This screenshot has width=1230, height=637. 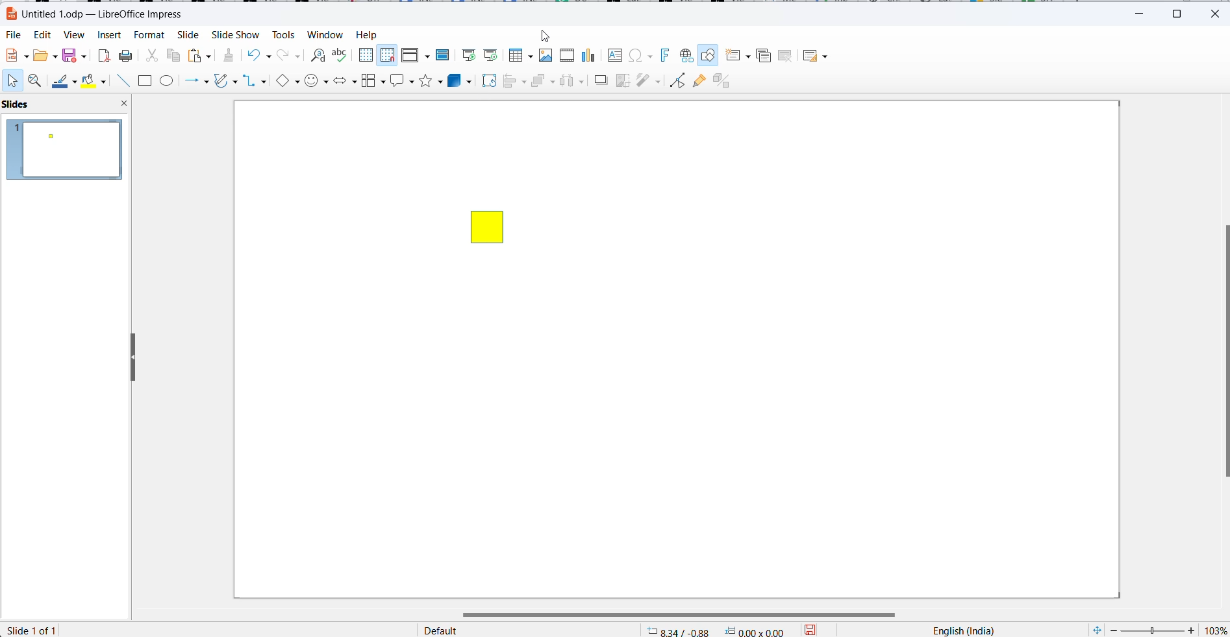 What do you see at coordinates (29, 104) in the screenshot?
I see `slide pane` at bounding box center [29, 104].